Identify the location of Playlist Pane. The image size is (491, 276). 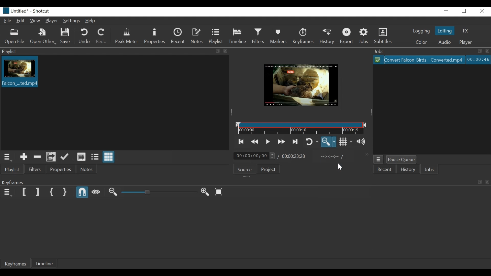
(115, 51).